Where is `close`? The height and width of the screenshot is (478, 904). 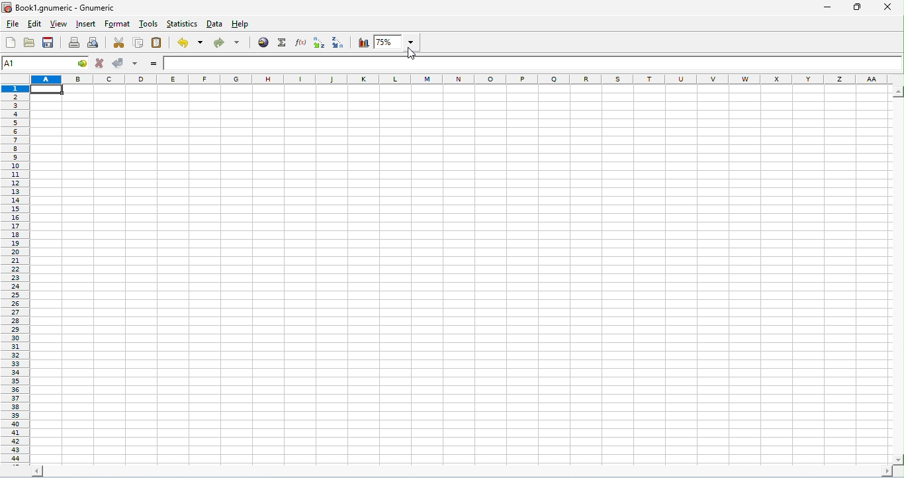 close is located at coordinates (886, 7).